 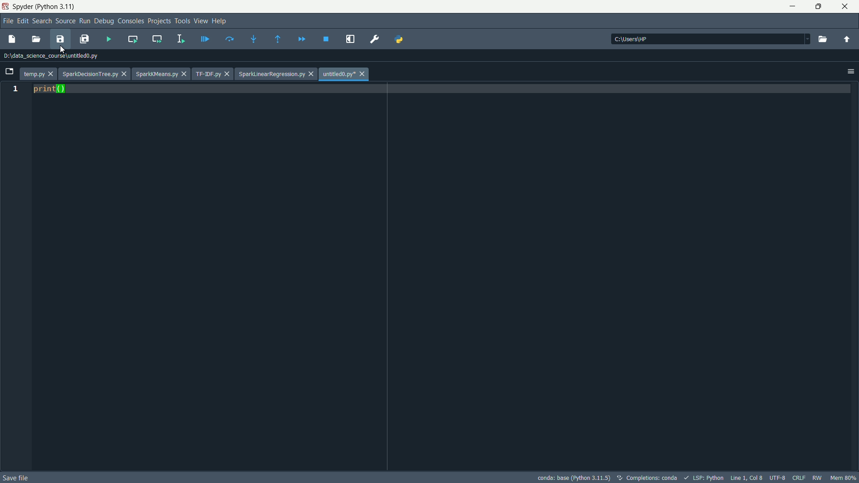 What do you see at coordinates (12, 39) in the screenshot?
I see `new file` at bounding box center [12, 39].